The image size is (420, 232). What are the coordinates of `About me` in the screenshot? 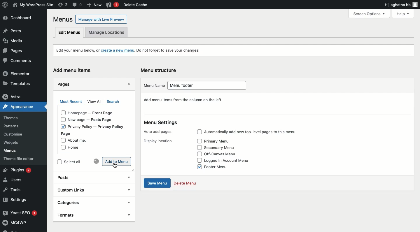 It's located at (81, 141).